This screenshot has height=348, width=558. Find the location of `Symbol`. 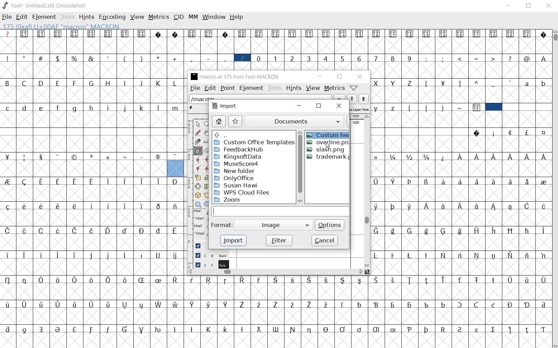

Symbol is located at coordinates (141, 34).